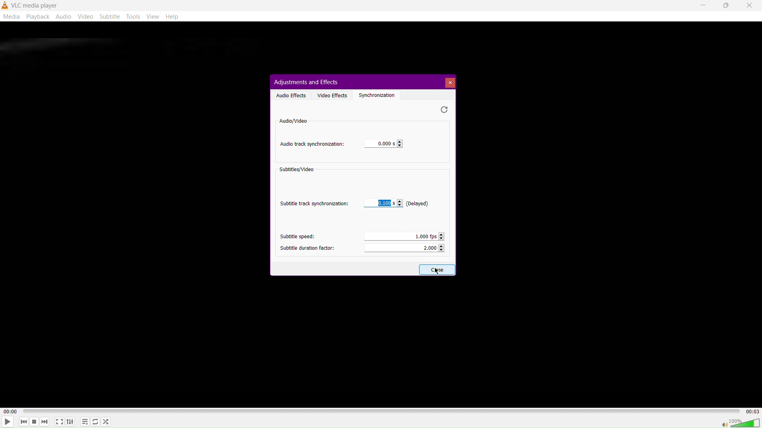  What do you see at coordinates (754, 411) in the screenshot?
I see `Total/remaining time` at bounding box center [754, 411].